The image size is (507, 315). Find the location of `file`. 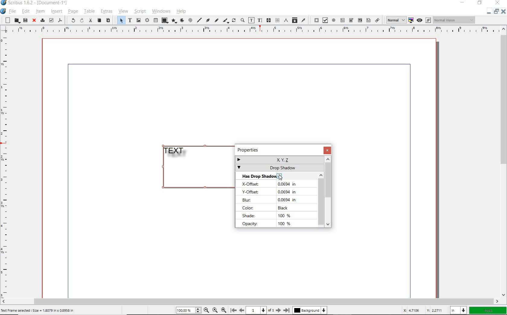

file is located at coordinates (12, 11).